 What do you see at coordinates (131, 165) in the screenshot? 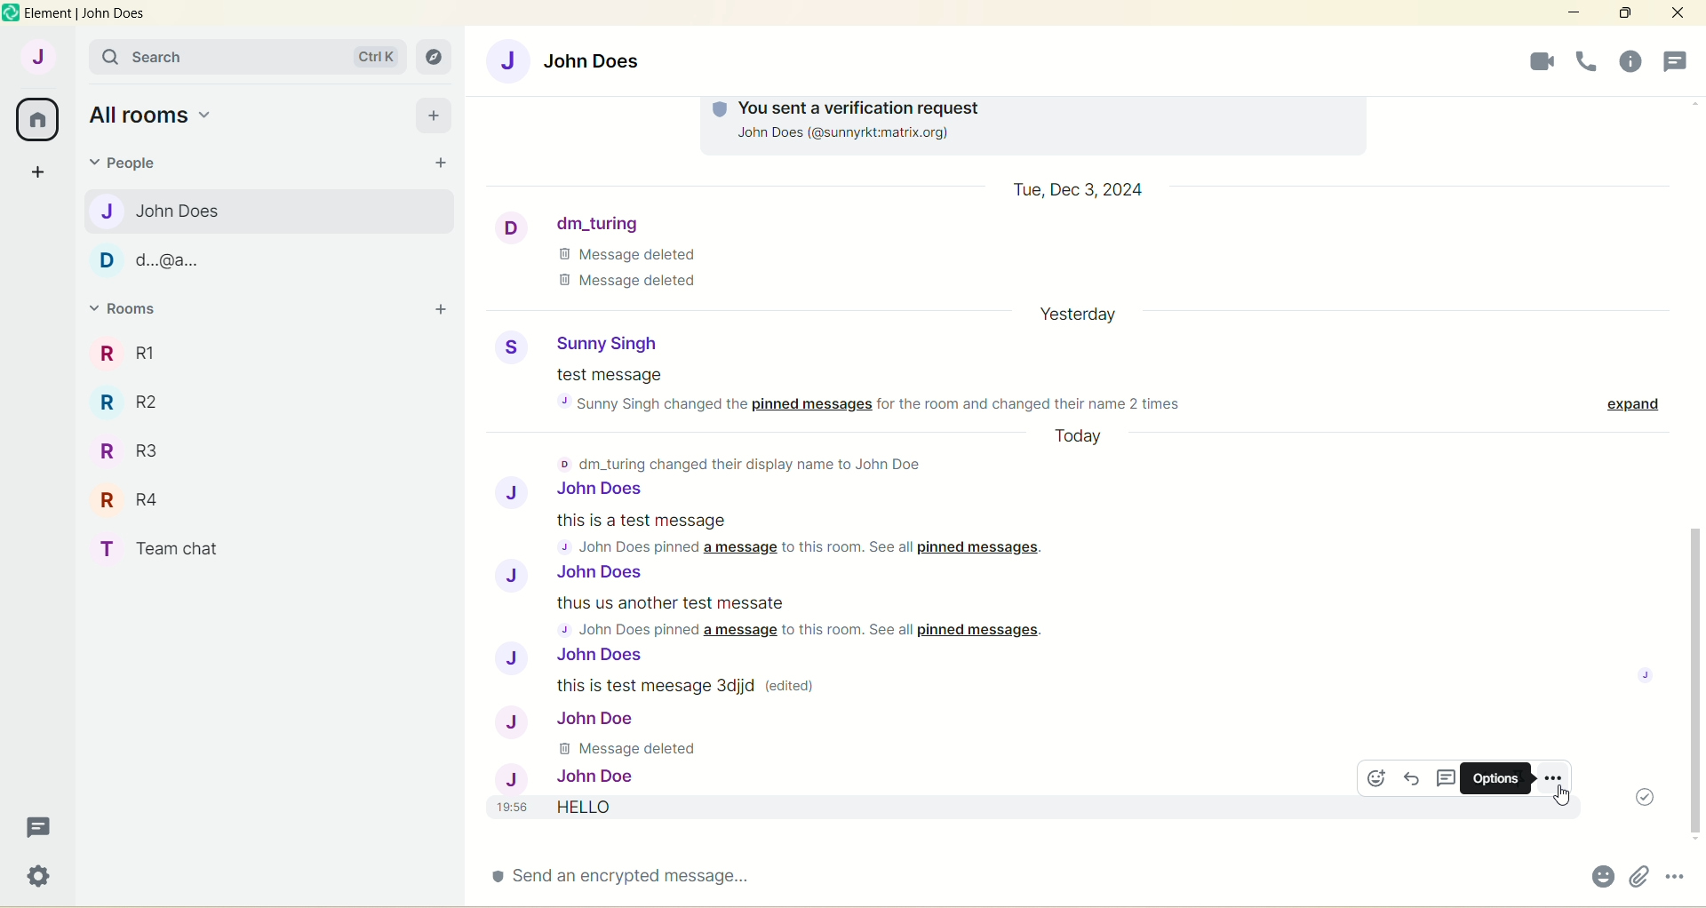
I see `people` at bounding box center [131, 165].